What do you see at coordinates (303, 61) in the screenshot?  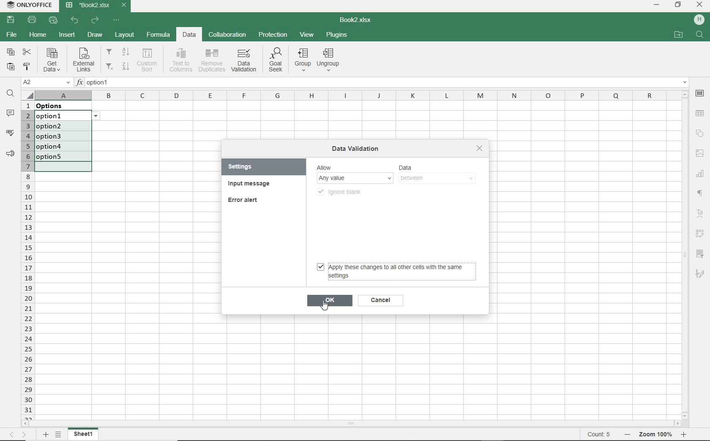 I see `group` at bounding box center [303, 61].